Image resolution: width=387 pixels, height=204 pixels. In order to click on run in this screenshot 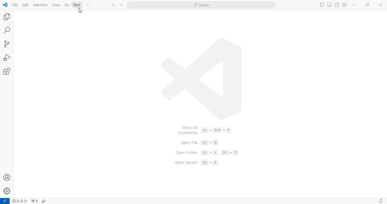, I will do `click(77, 5)`.